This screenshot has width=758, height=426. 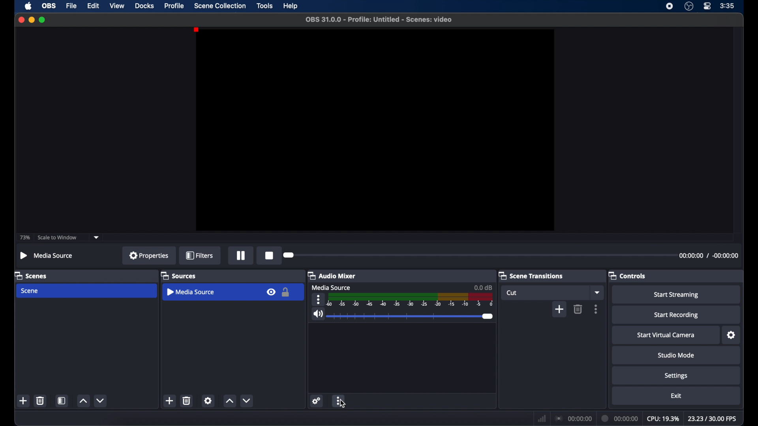 I want to click on slider, so click(x=411, y=316).